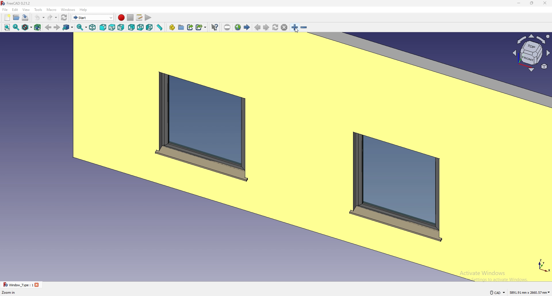 This screenshot has width=552, height=296. I want to click on switch between workbenches, so click(93, 17).